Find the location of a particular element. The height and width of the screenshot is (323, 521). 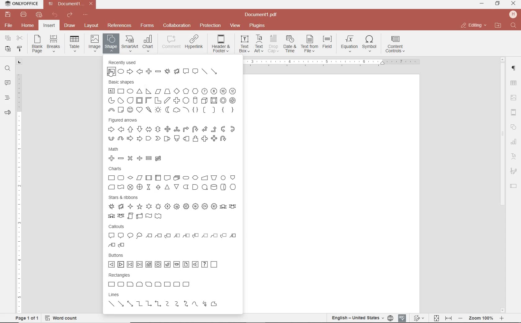

insert is located at coordinates (49, 26).